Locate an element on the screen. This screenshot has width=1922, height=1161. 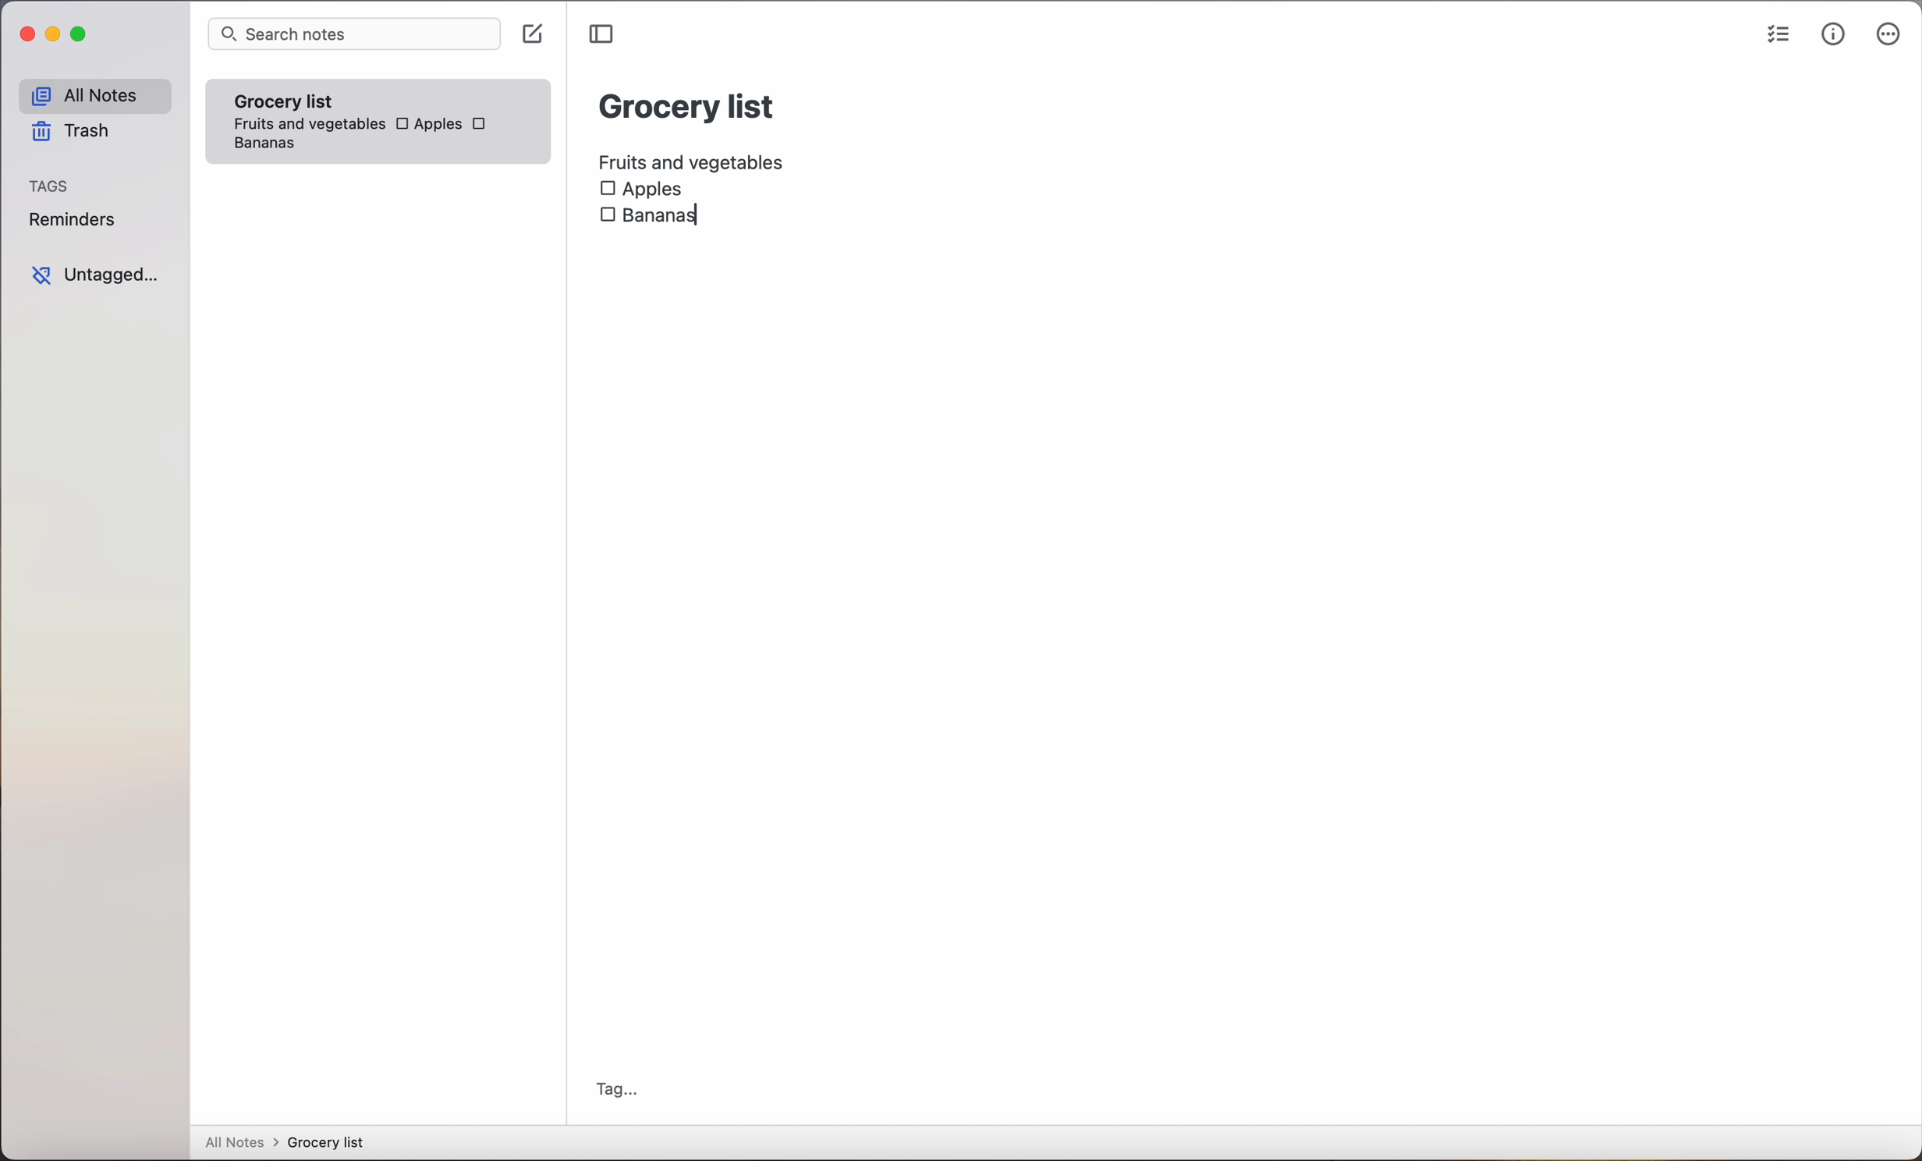
close Simplenote is located at coordinates (27, 35).